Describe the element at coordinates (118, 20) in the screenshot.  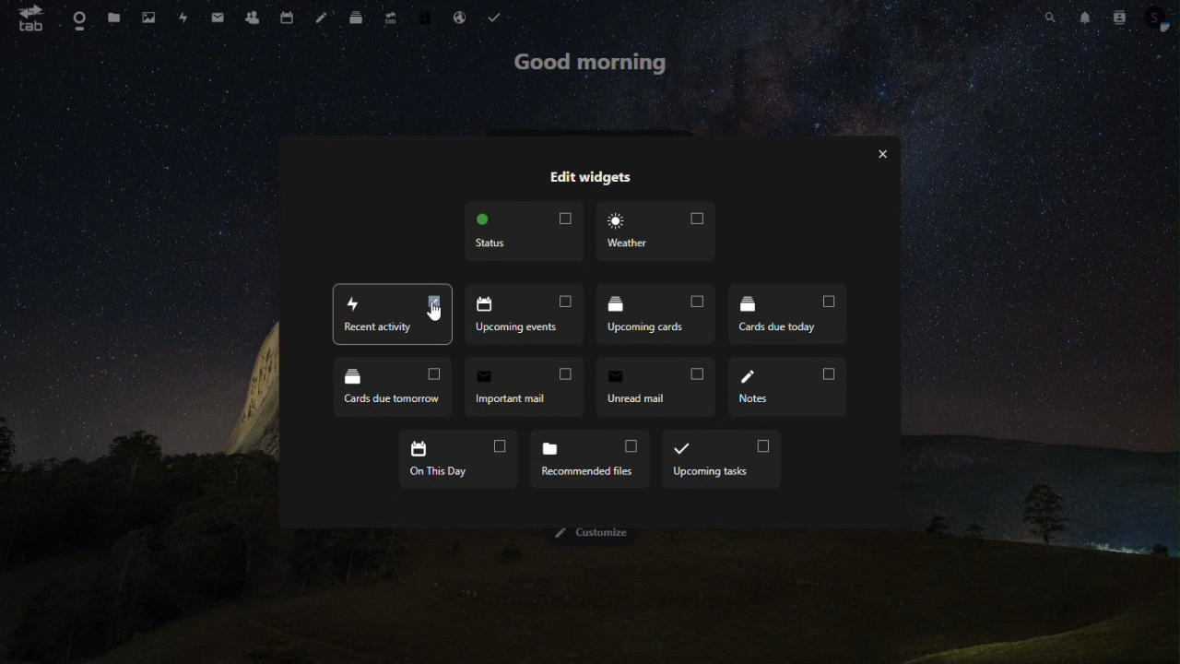
I see `files` at that location.